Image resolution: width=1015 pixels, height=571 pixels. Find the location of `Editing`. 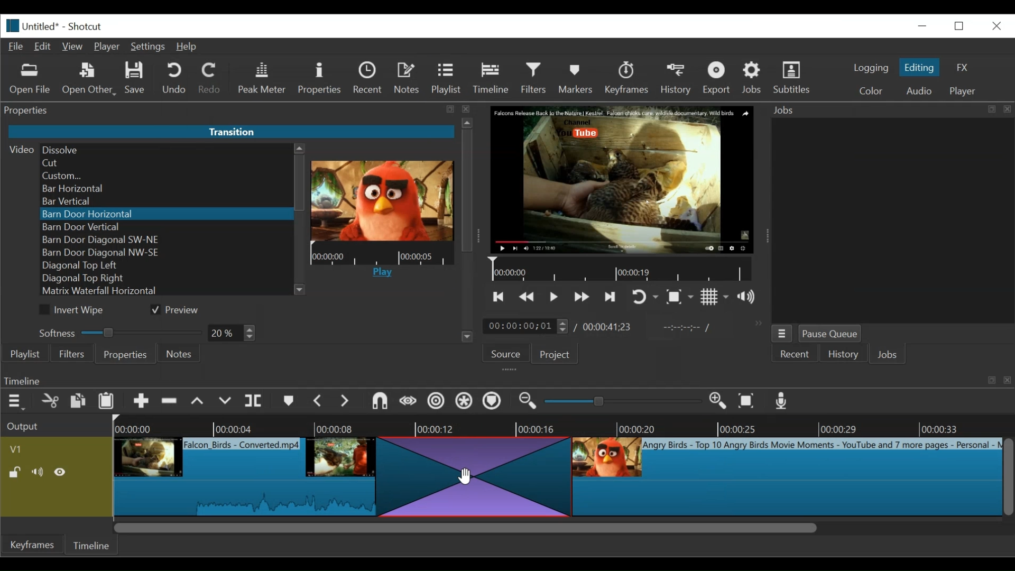

Editing is located at coordinates (920, 67).